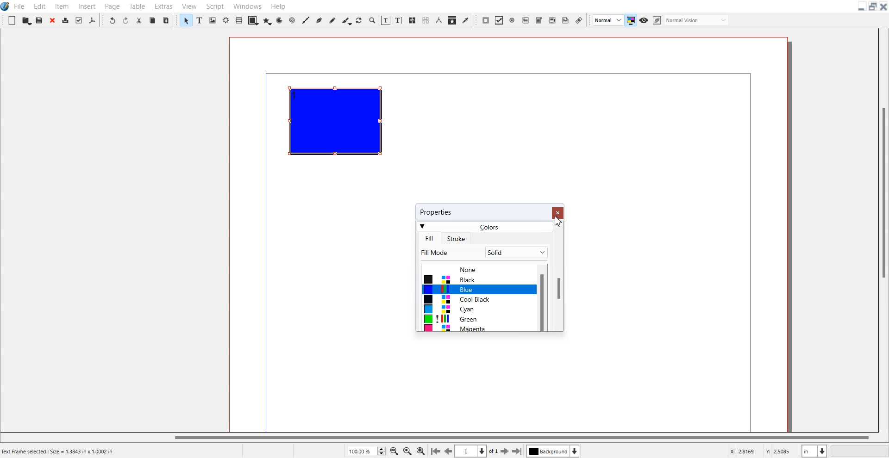  Describe the element at coordinates (319, 19) in the screenshot. I see `Bezier Curve` at that location.